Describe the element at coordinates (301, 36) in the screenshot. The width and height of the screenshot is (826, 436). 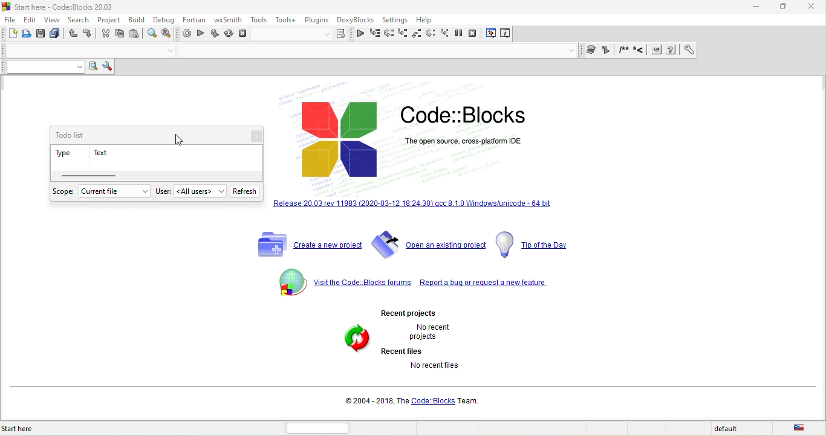
I see `select target dialog` at that location.